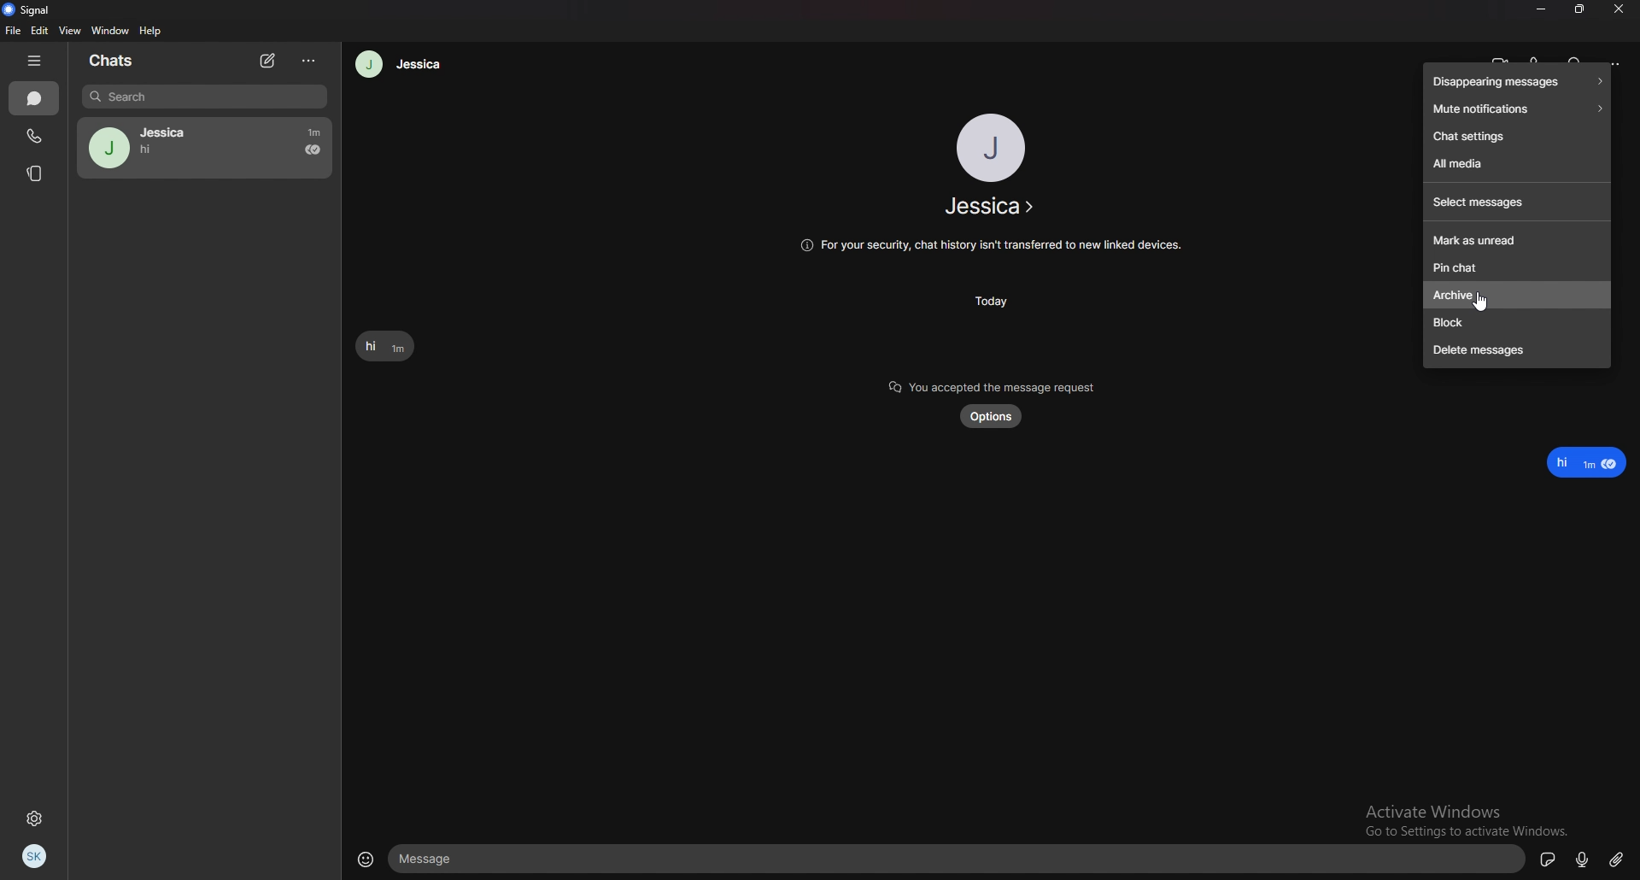 This screenshot has width=1640, height=880. I want to click on view, so click(71, 30).